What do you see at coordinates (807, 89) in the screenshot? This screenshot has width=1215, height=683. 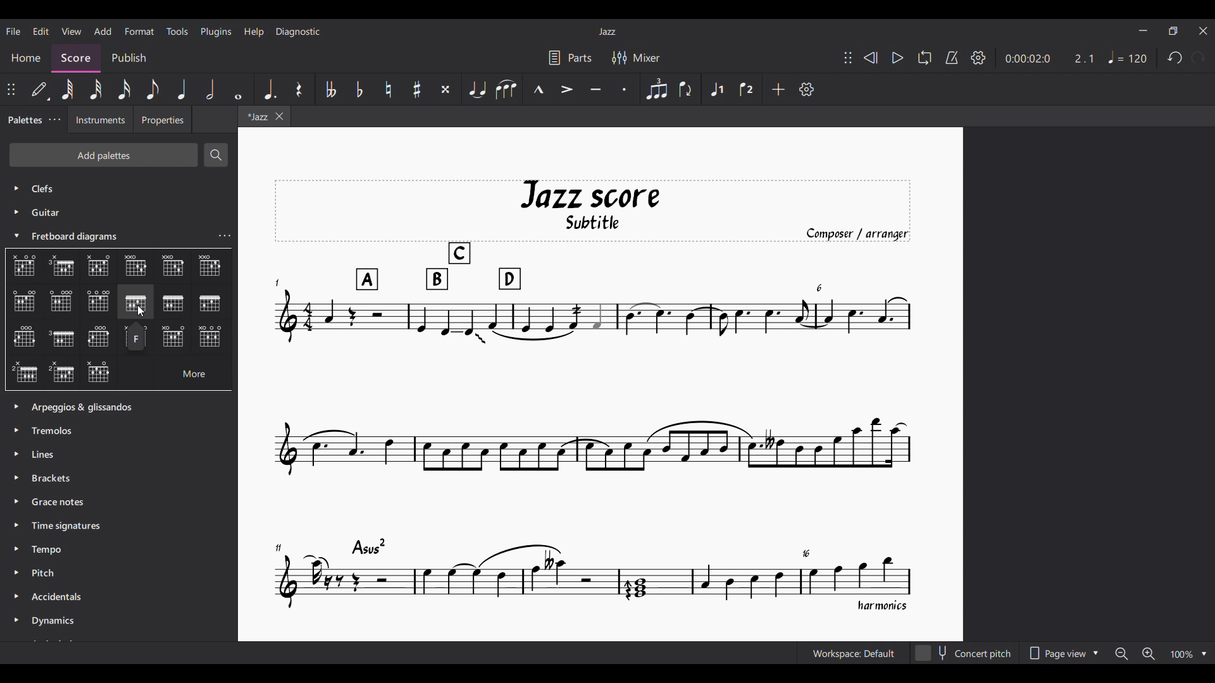 I see `Customize settings` at bounding box center [807, 89].